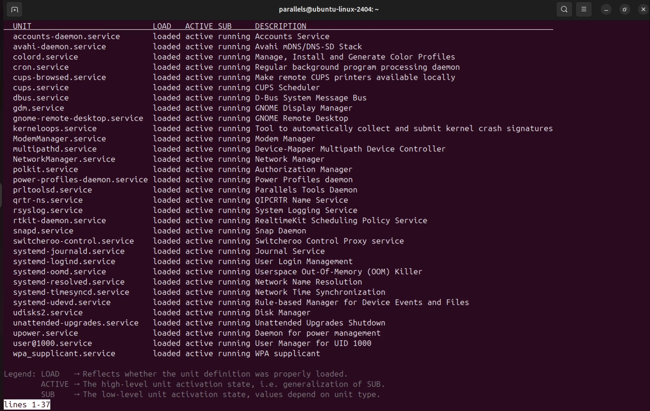 This screenshot has width=650, height=411. What do you see at coordinates (68, 159) in the screenshot?
I see `net work manager service` at bounding box center [68, 159].